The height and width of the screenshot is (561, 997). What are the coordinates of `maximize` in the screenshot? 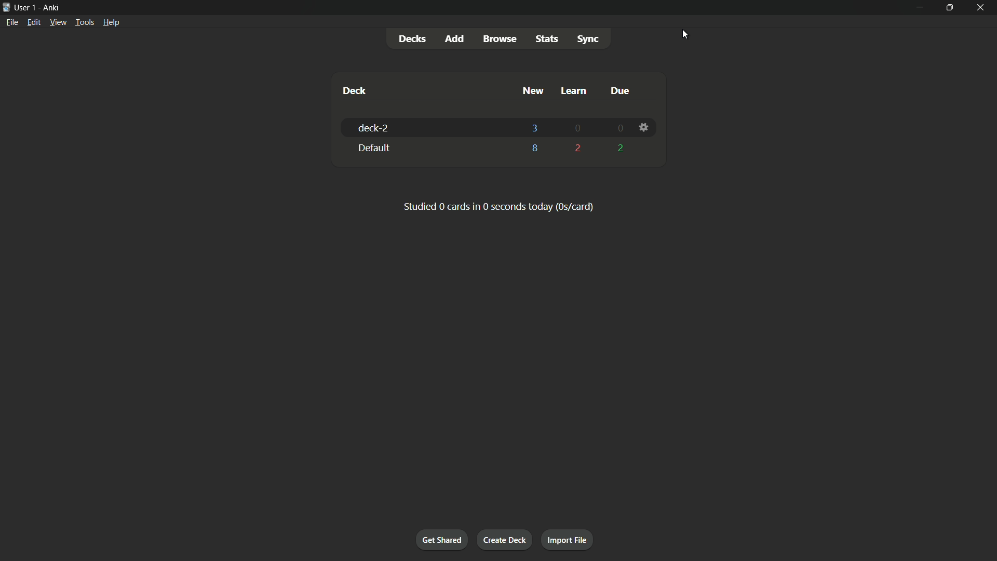 It's located at (951, 6).